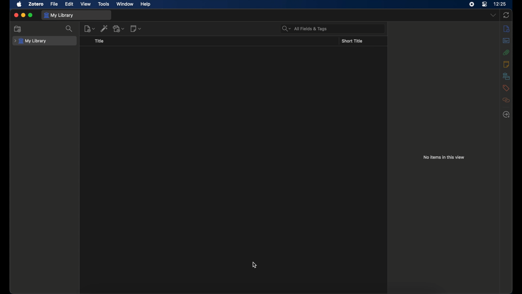  Describe the element at coordinates (36, 4) in the screenshot. I see `zotero` at that location.